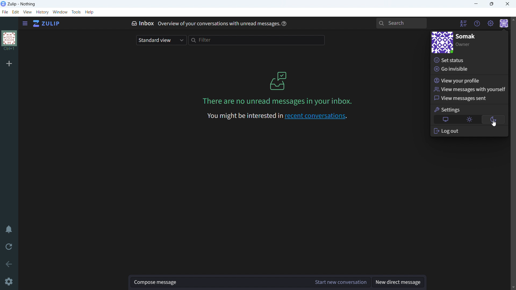 The width and height of the screenshot is (516, 290). I want to click on automatic theme, so click(445, 119).